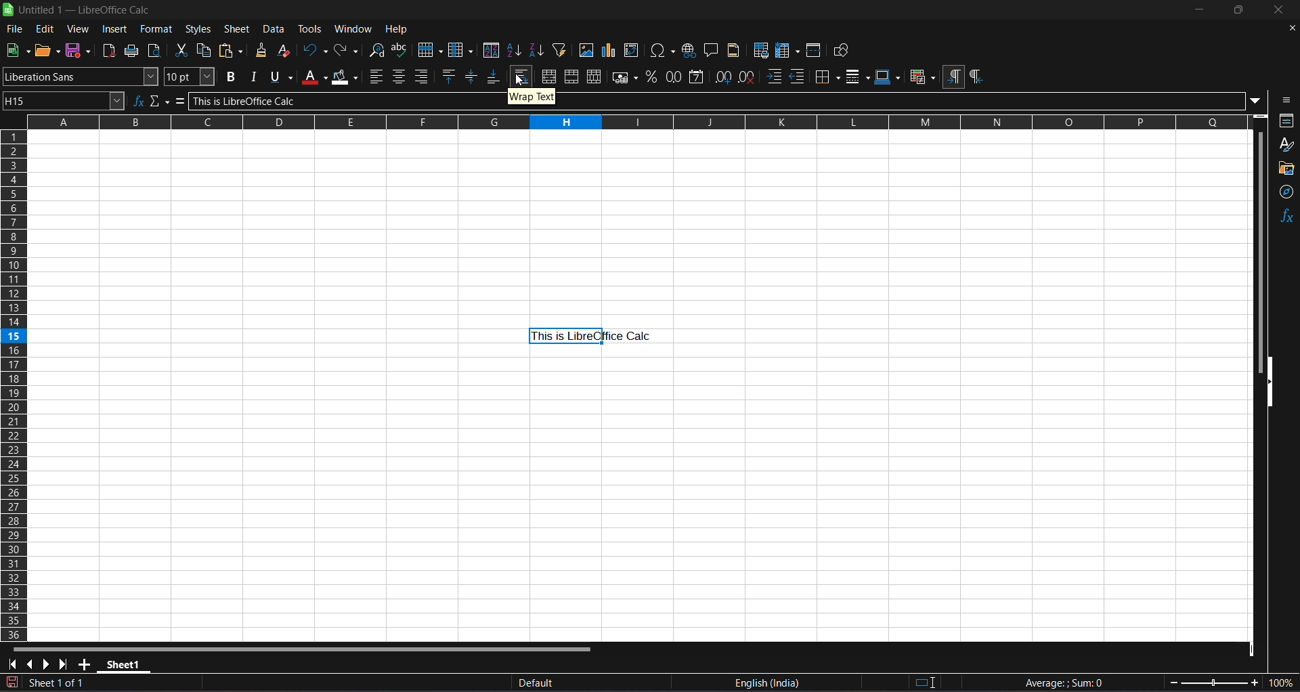  Describe the element at coordinates (347, 77) in the screenshot. I see `background color` at that location.